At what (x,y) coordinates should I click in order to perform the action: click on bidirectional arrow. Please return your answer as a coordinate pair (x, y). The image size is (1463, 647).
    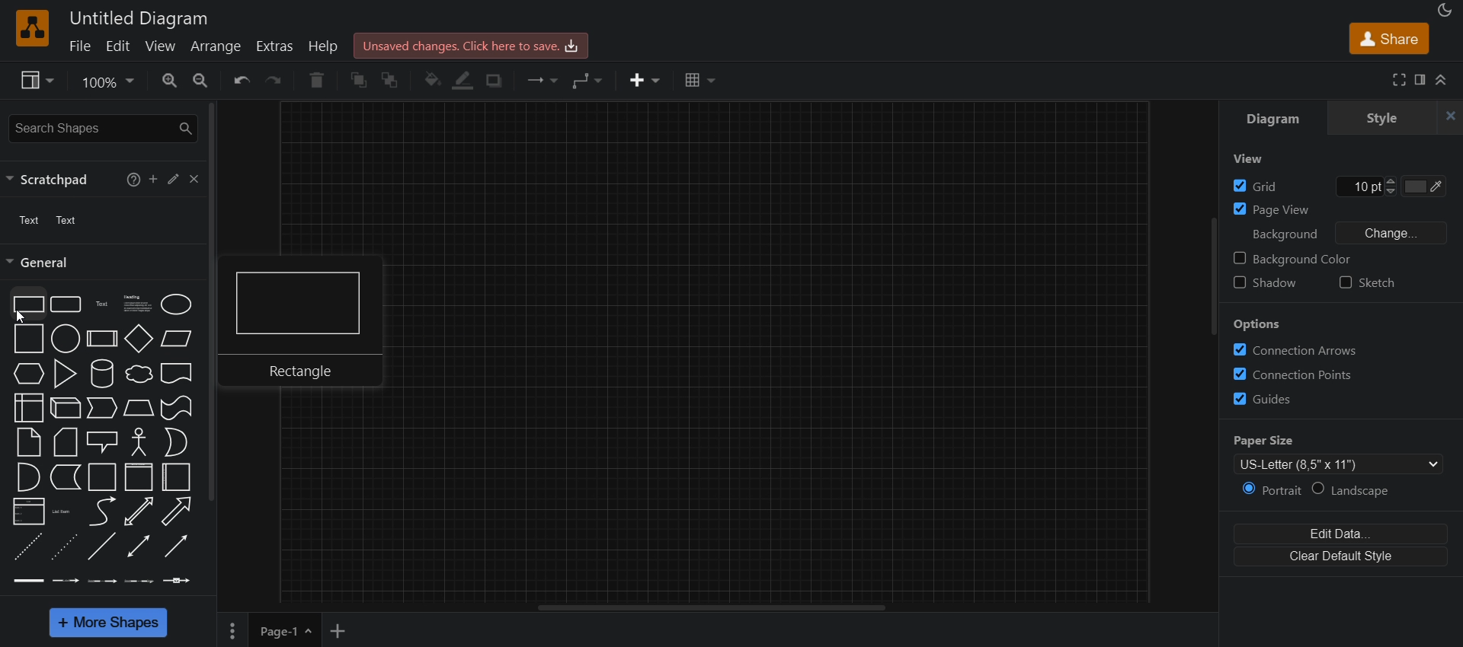
    Looking at the image, I should click on (140, 512).